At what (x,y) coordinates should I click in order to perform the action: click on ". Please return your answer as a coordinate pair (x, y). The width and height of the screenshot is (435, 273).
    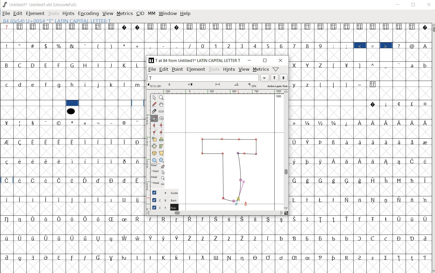
    Looking at the image, I should click on (20, 45).